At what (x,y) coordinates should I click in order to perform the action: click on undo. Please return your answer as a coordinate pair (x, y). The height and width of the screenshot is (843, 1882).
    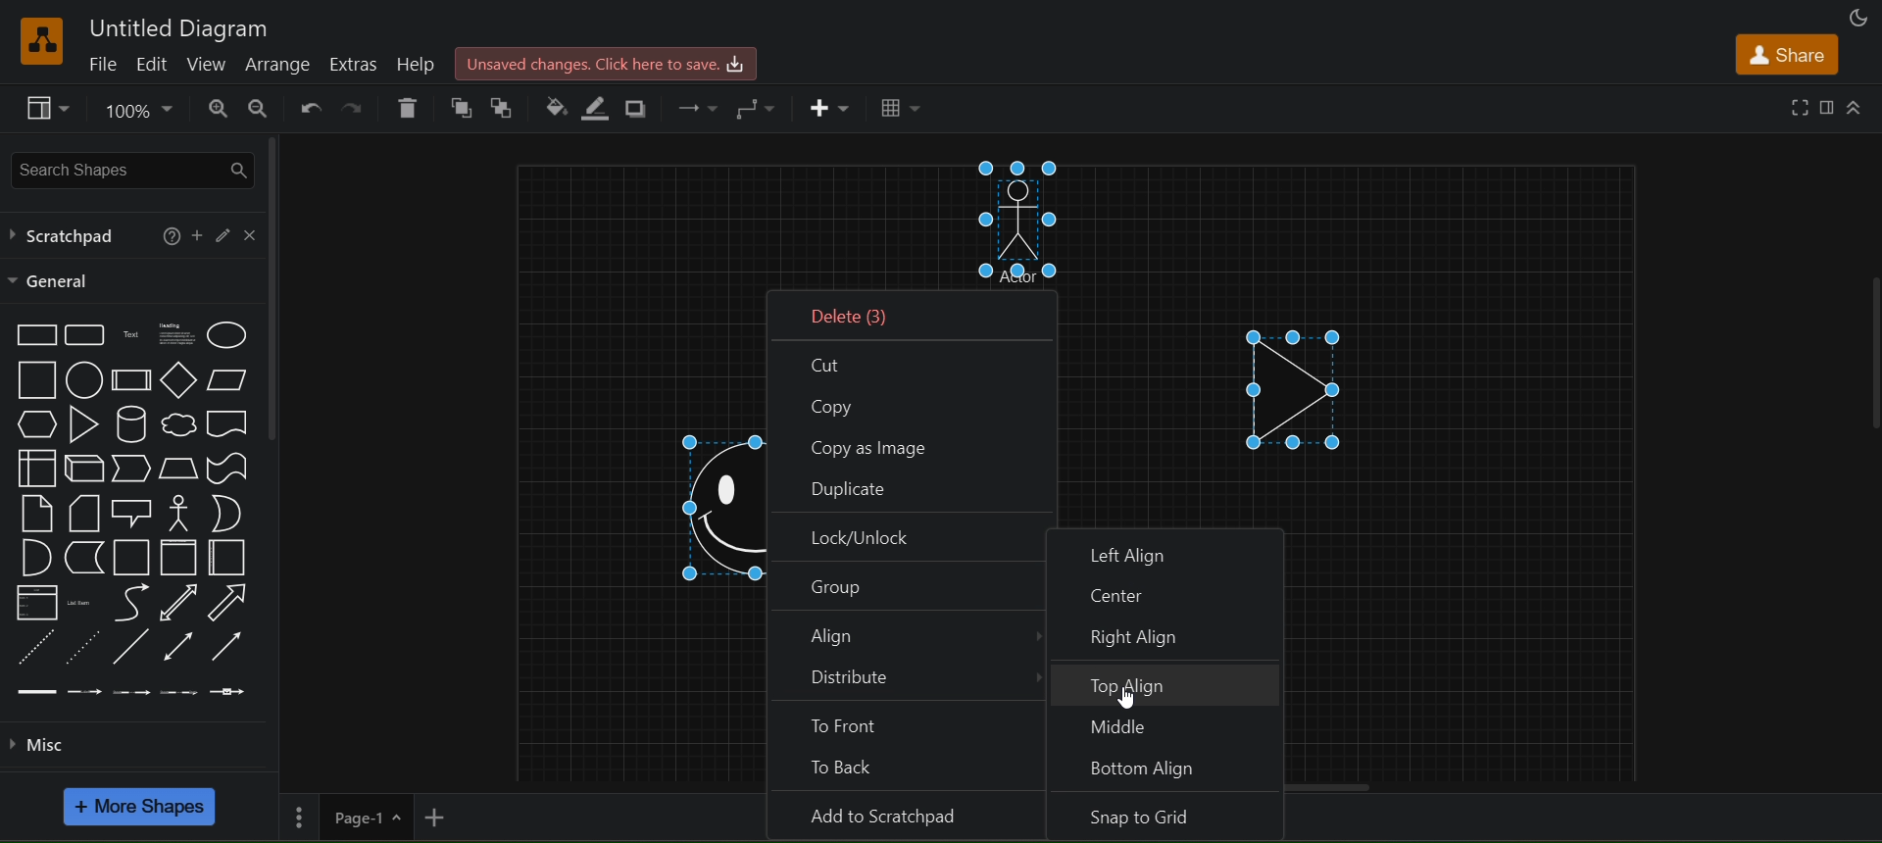
    Looking at the image, I should click on (307, 106).